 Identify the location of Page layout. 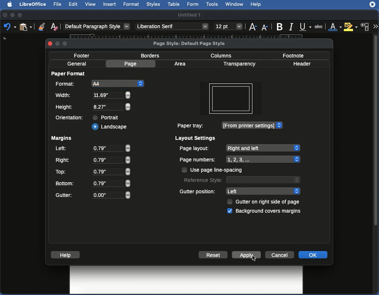
(240, 148).